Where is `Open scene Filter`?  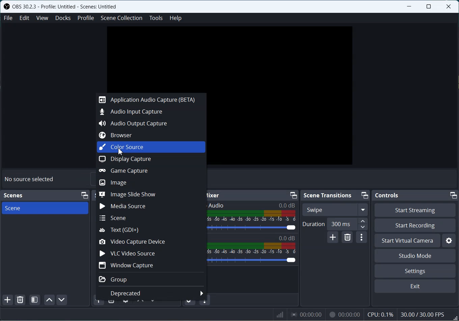
Open scene Filter is located at coordinates (34, 300).